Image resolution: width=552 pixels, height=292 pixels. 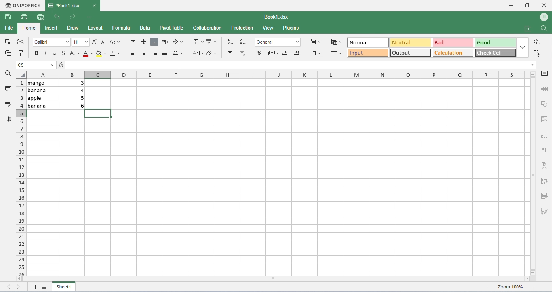 I want to click on fill, so click(x=212, y=42).